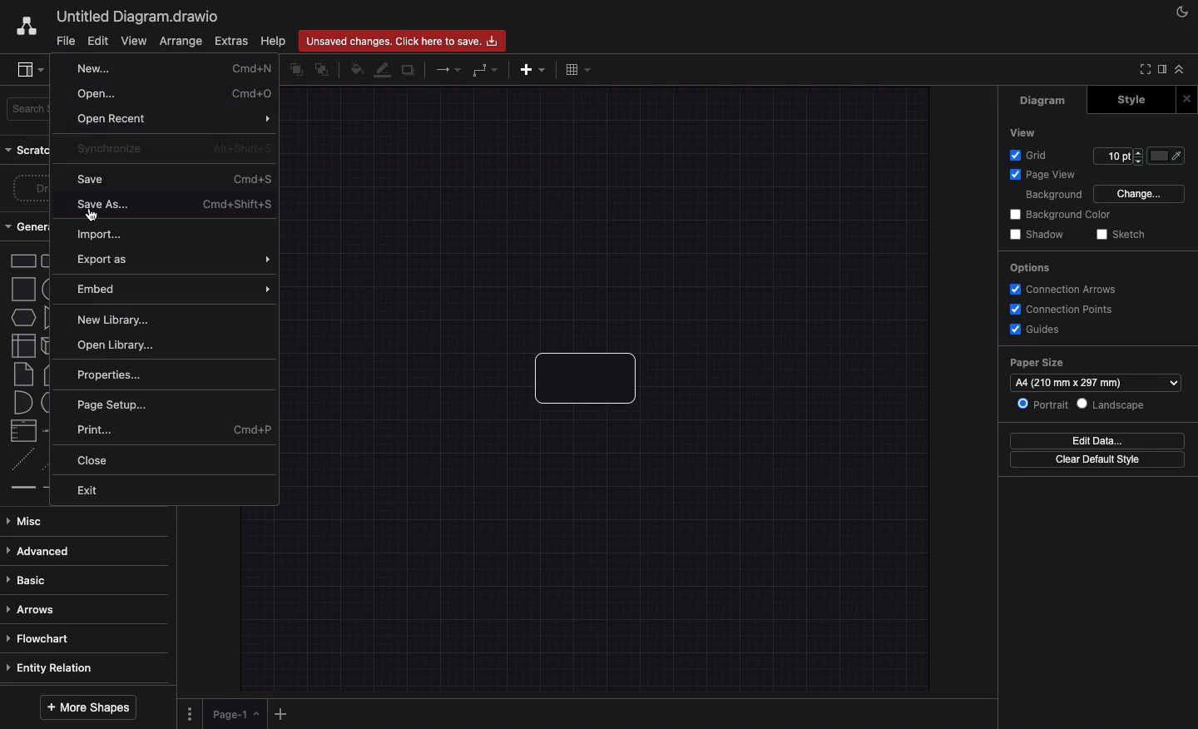 The image size is (1198, 729). Describe the element at coordinates (120, 405) in the screenshot. I see `Page setup` at that location.